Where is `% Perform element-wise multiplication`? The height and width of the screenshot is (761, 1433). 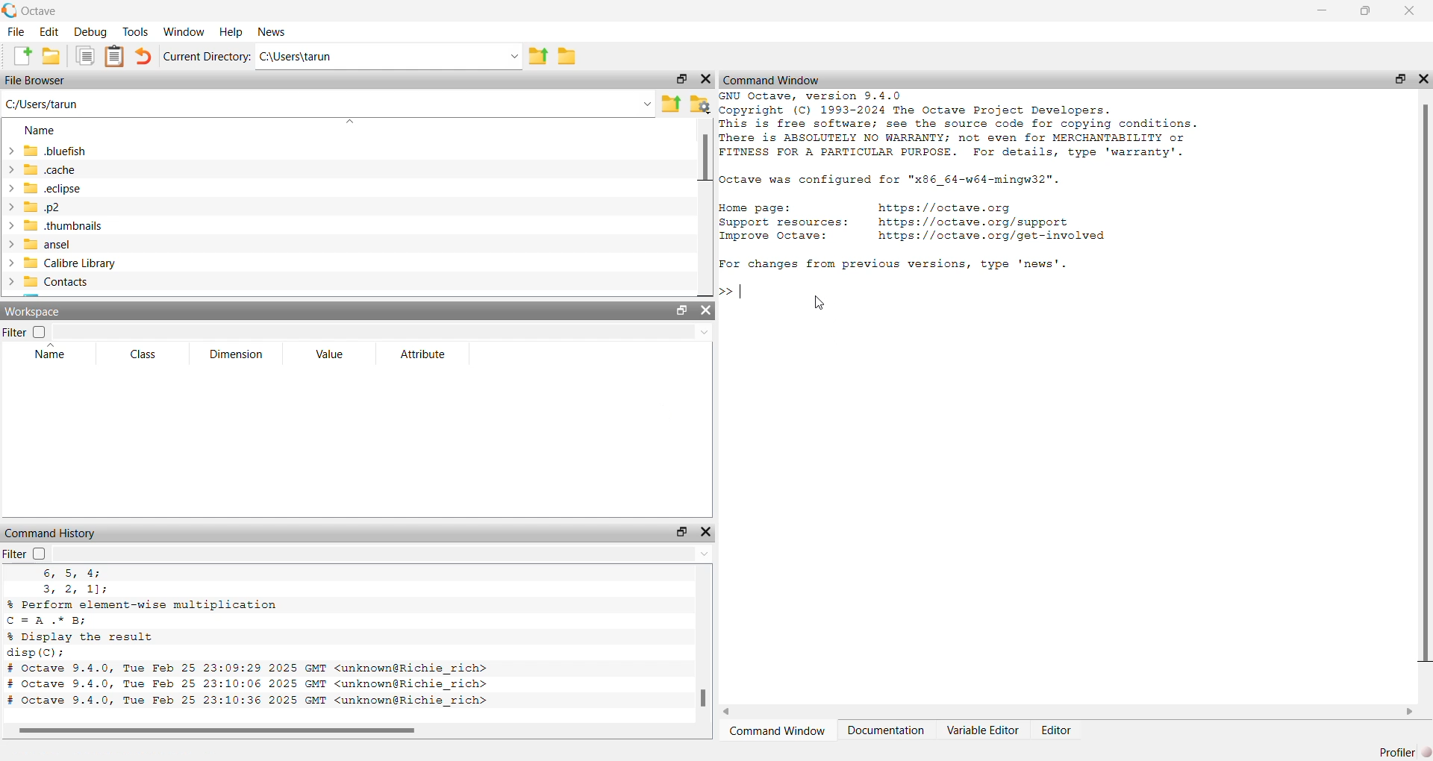
% Perform element-wise multiplication is located at coordinates (143, 604).